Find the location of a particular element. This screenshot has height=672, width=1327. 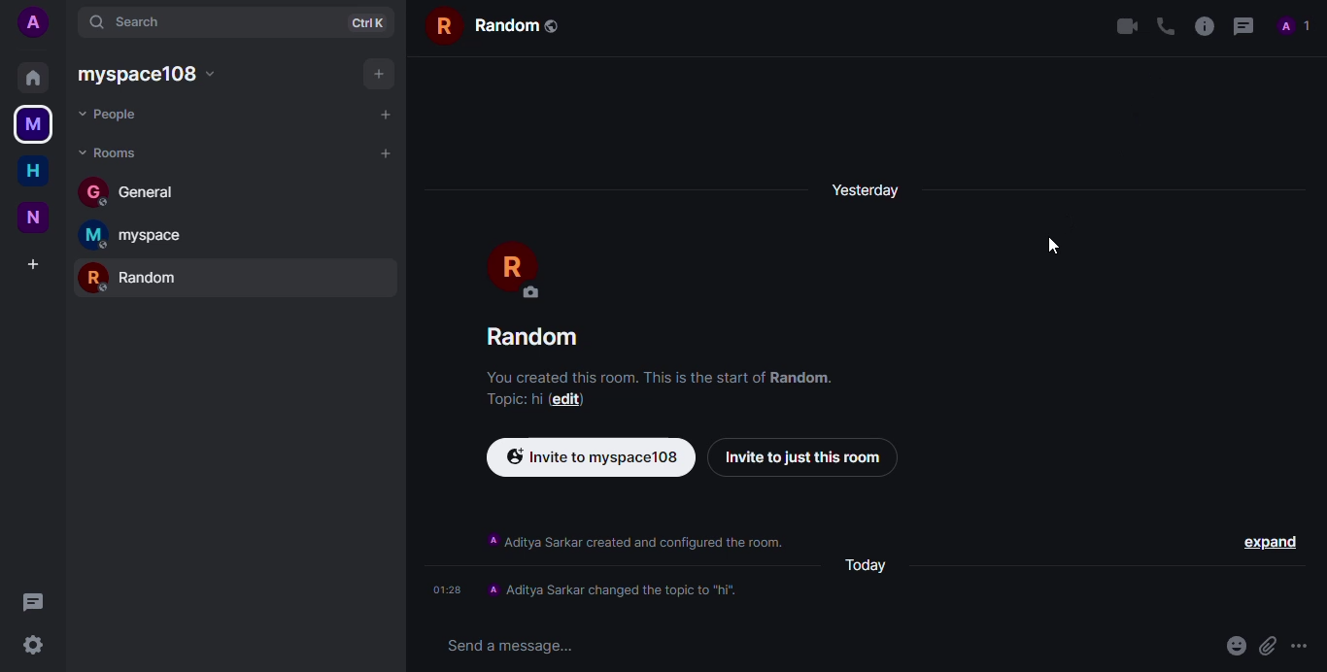

myspace is located at coordinates (153, 75).